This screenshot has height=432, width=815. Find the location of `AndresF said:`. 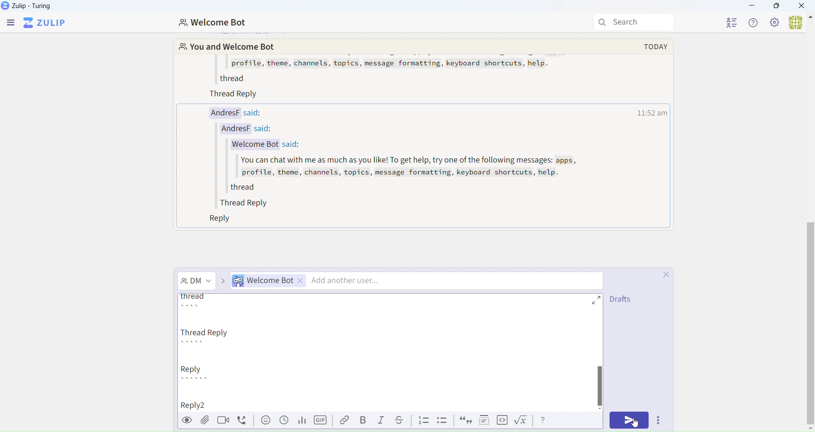

AndresF said: is located at coordinates (231, 112).